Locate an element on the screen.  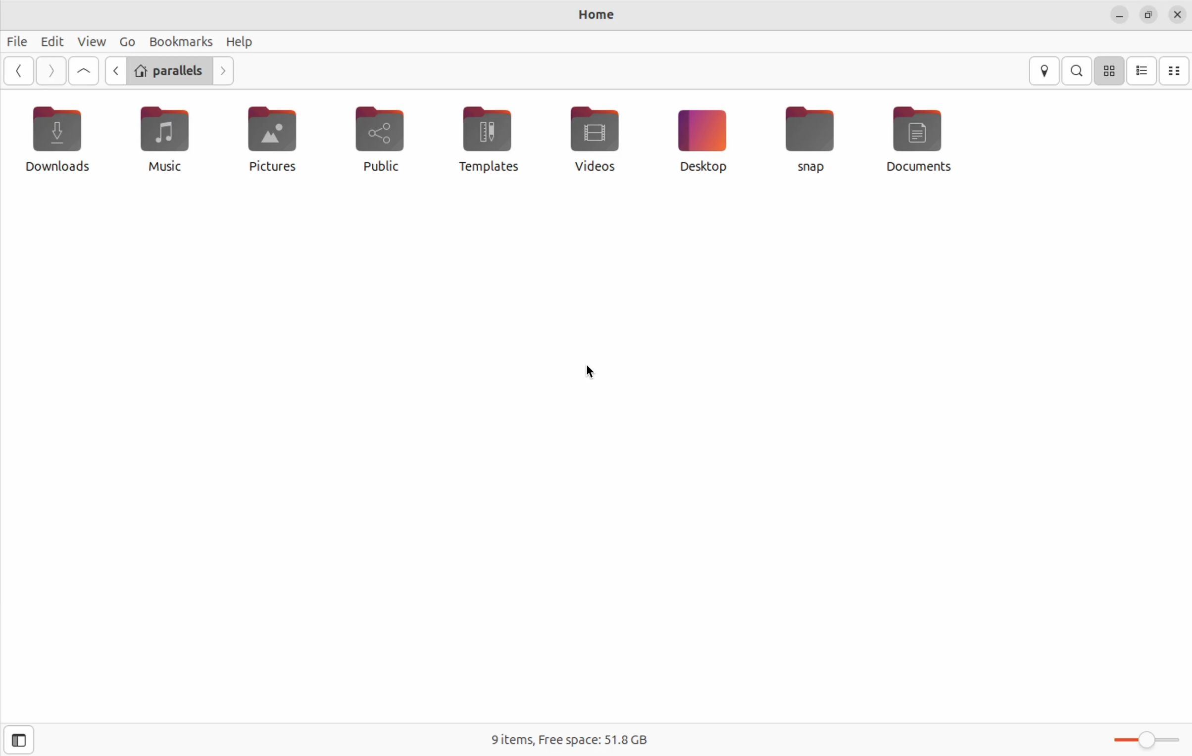
Edit is located at coordinates (51, 41).